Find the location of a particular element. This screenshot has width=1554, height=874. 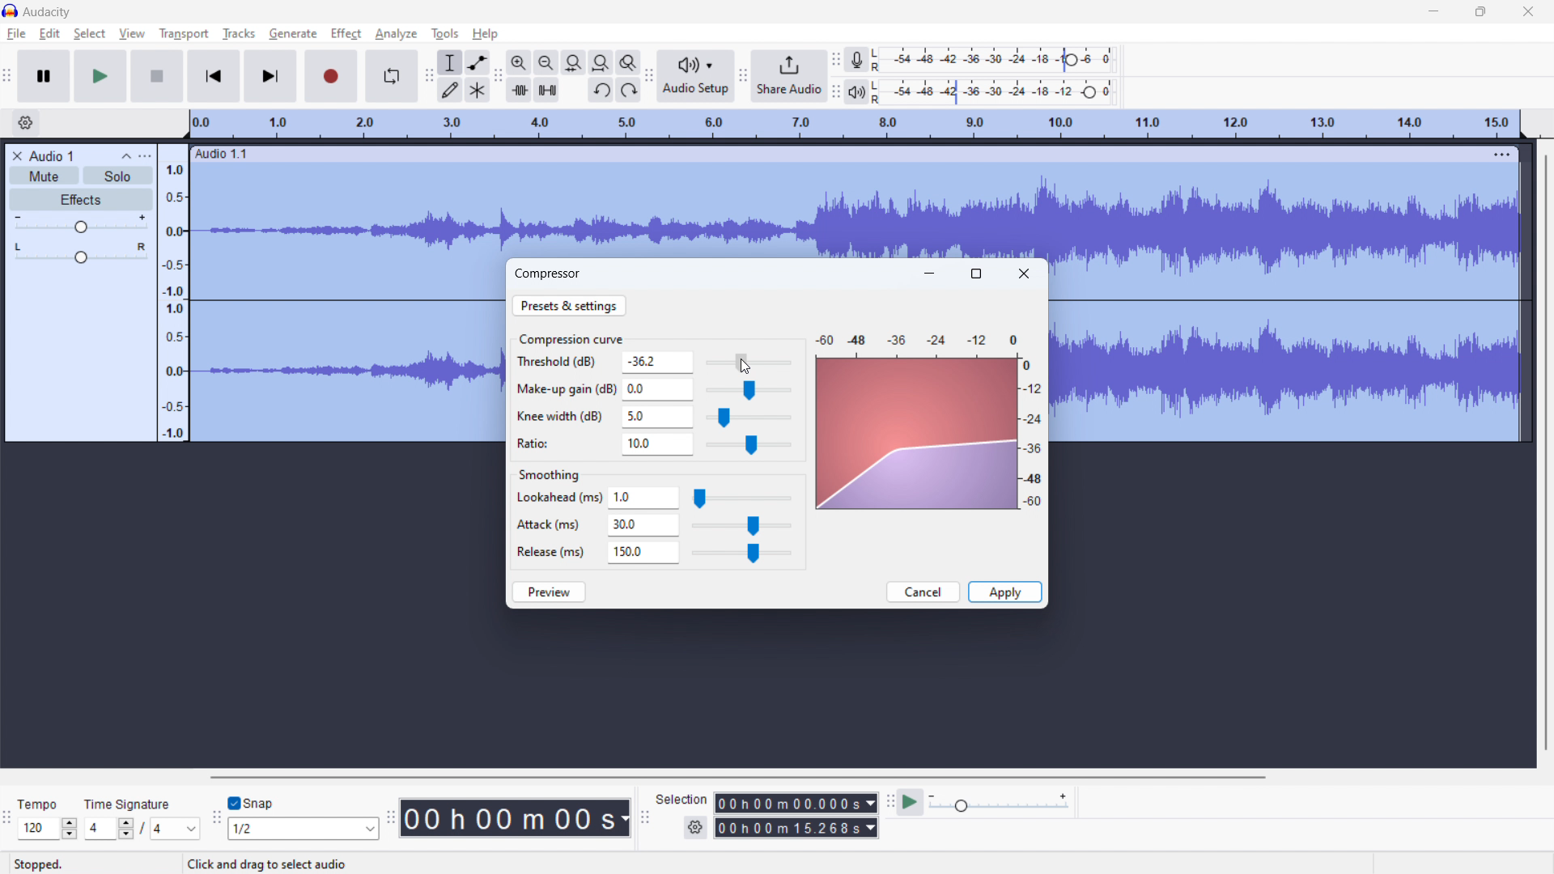

enable looping is located at coordinates (390, 76).